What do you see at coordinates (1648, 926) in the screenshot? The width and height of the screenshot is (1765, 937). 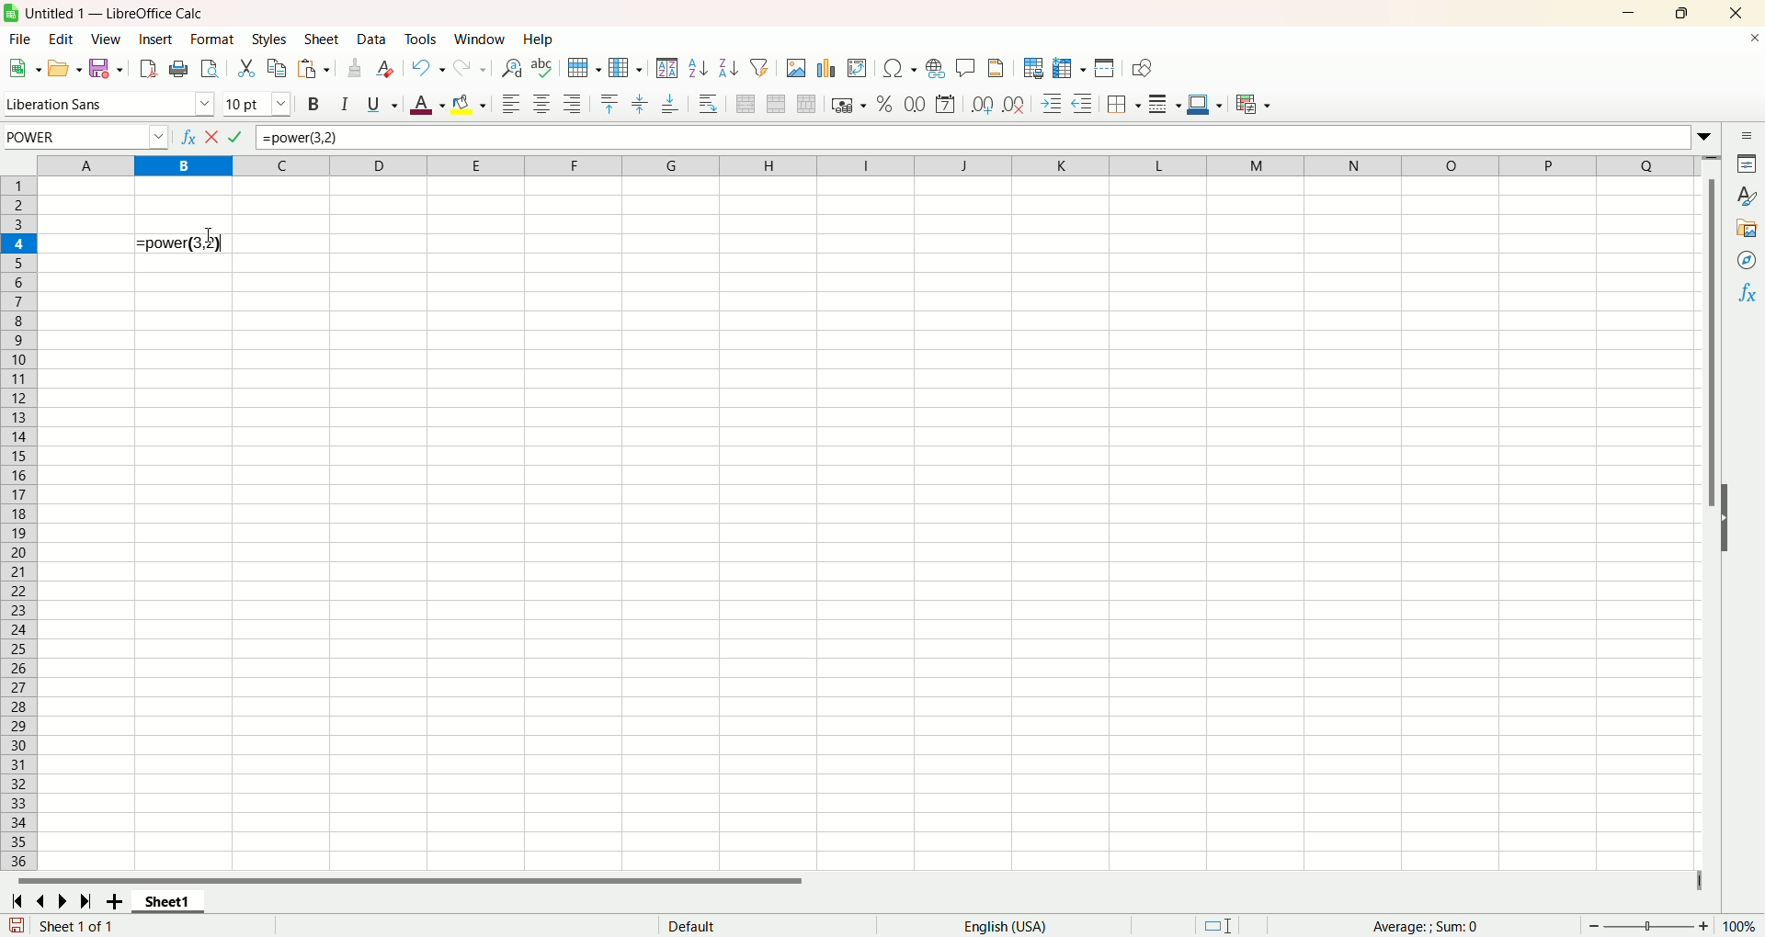 I see `zoom bar` at bounding box center [1648, 926].